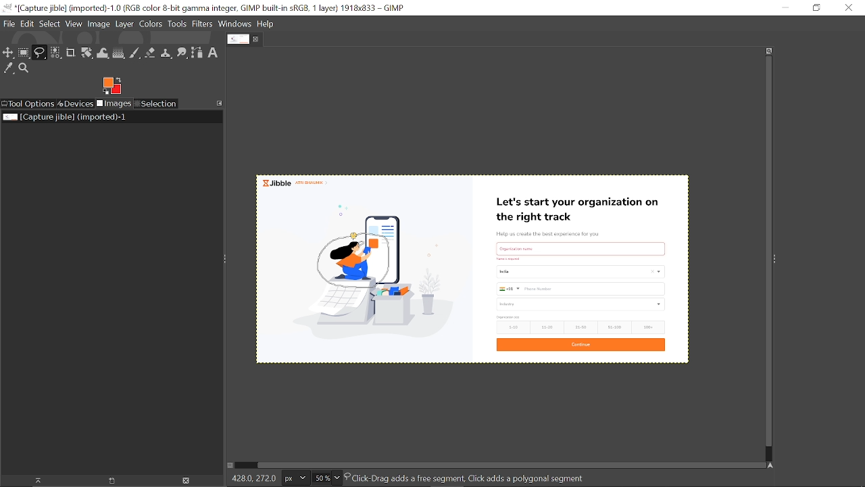 This screenshot has height=487, width=865. I want to click on Current window, so click(205, 8).